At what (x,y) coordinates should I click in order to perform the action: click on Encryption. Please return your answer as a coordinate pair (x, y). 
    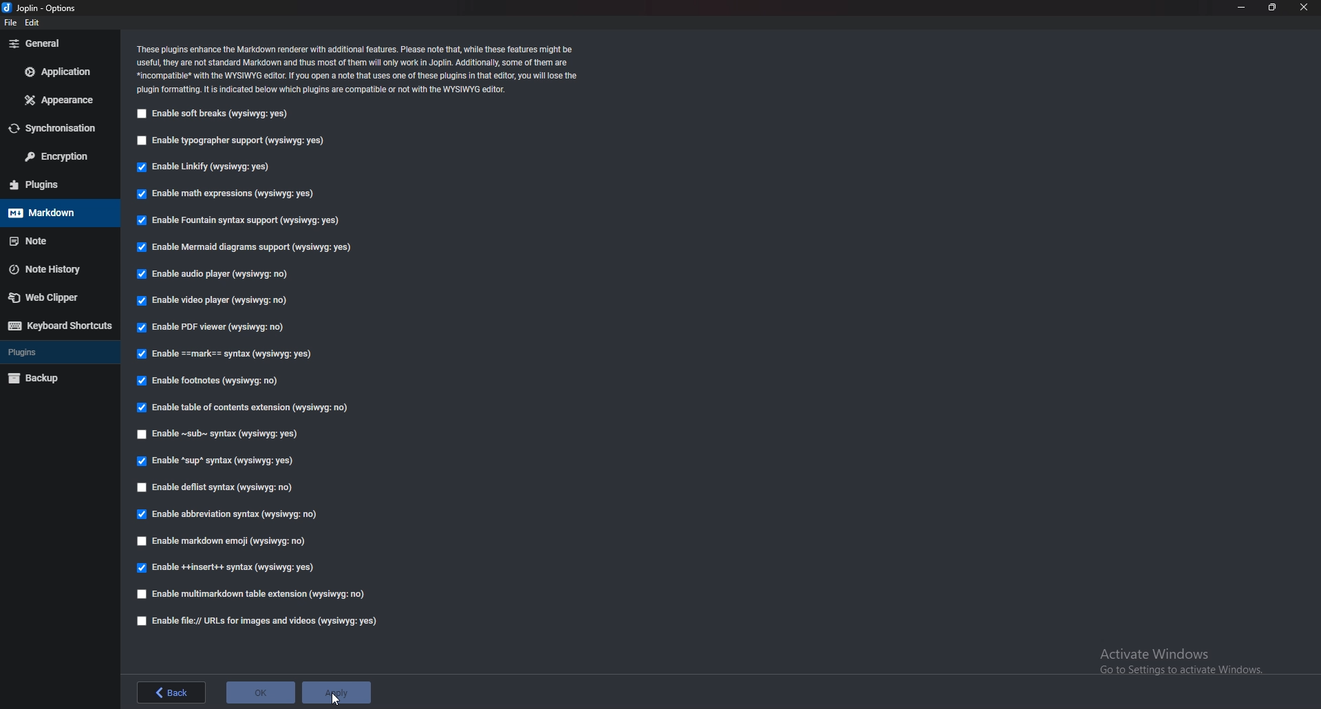
    Looking at the image, I should click on (59, 158).